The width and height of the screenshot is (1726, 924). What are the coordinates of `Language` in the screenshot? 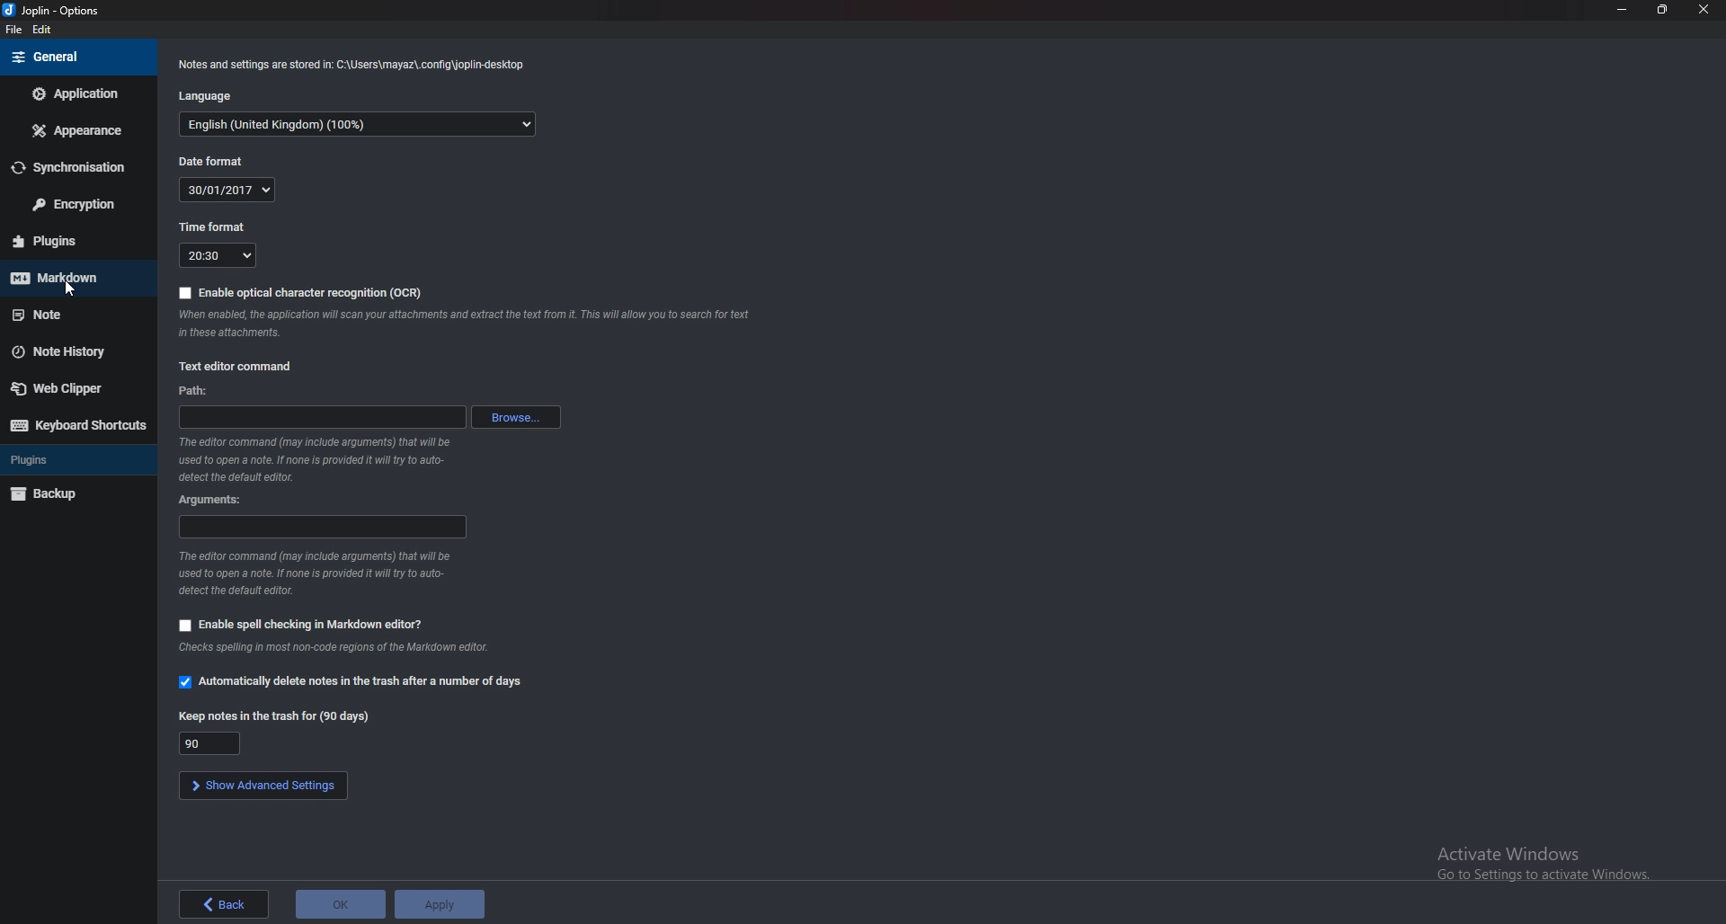 It's located at (360, 124).